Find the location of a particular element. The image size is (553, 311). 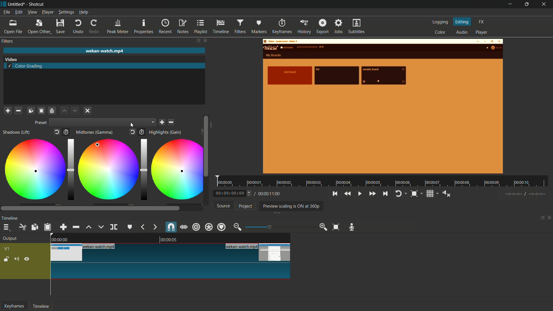

move filter up is located at coordinates (64, 111).